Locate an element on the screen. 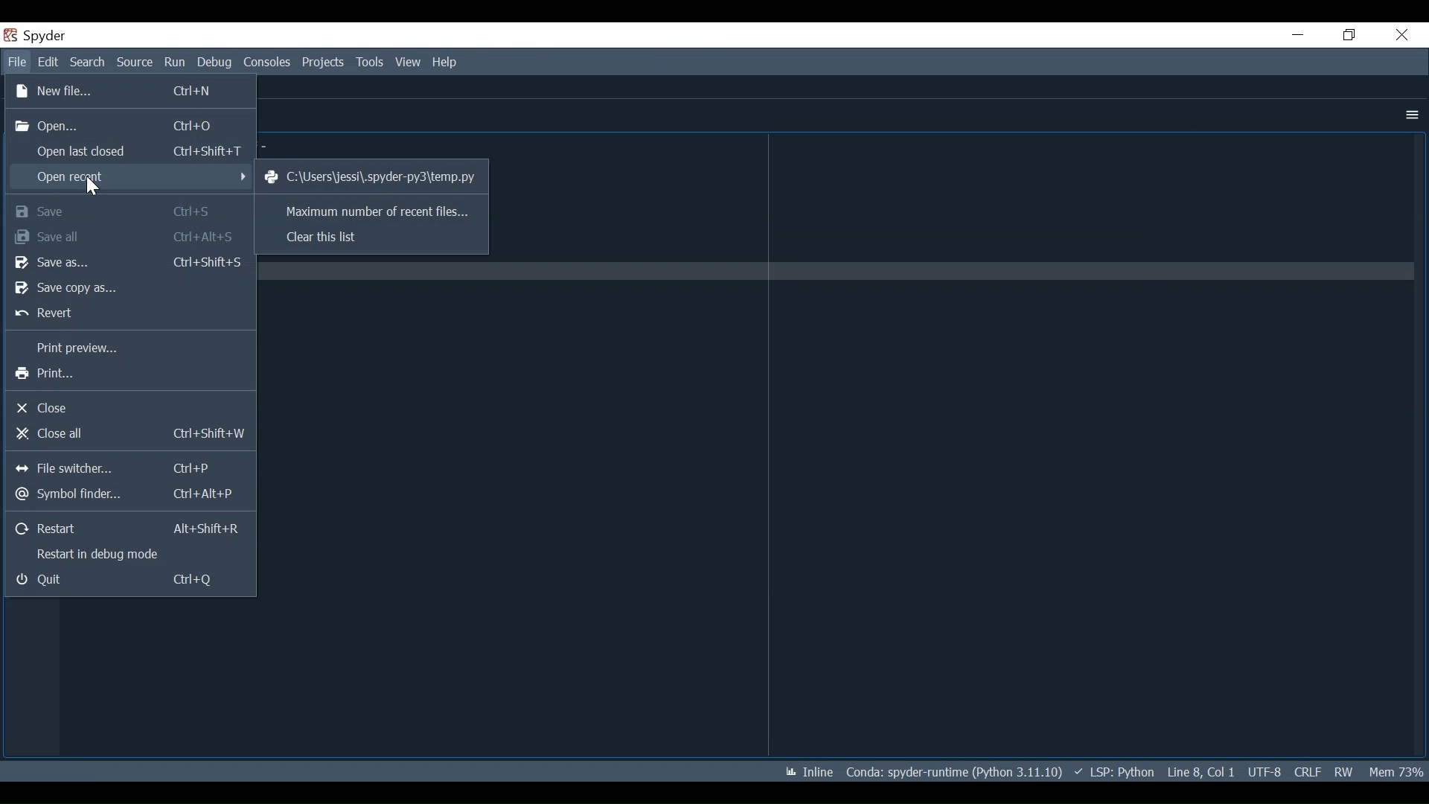  Run is located at coordinates (176, 63).